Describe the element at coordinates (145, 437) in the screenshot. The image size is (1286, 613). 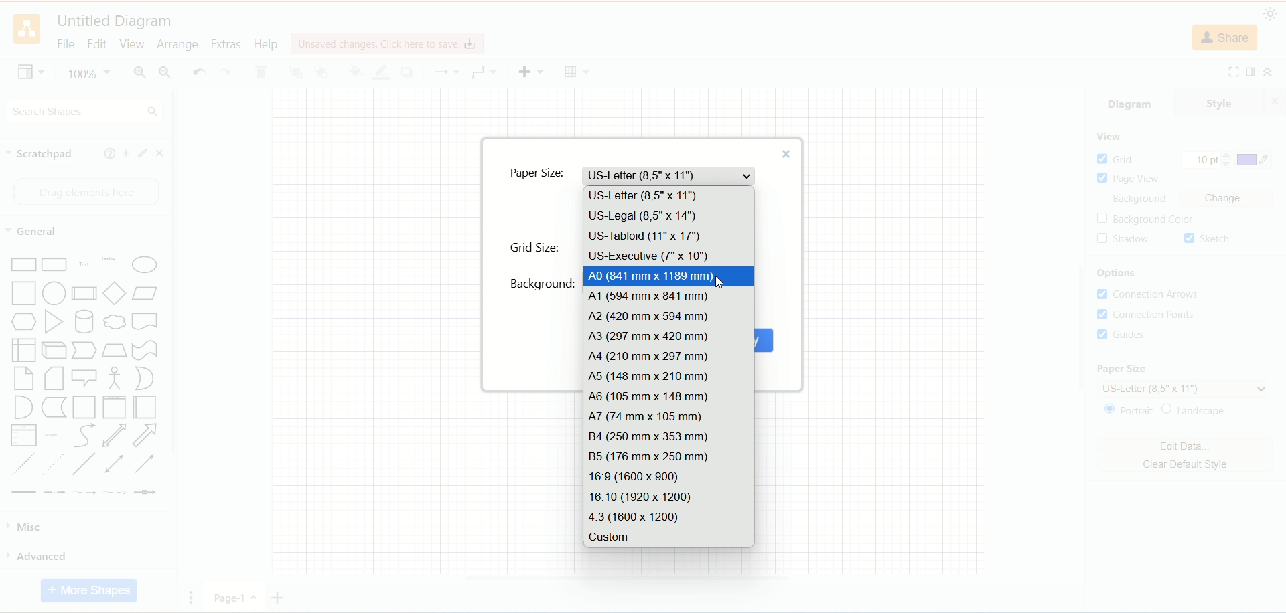
I see `Arrow` at that location.